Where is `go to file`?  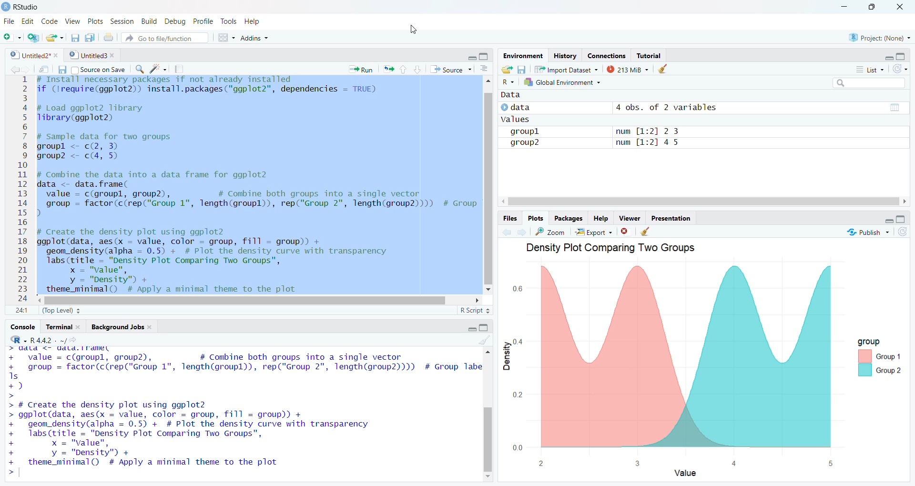 go to file is located at coordinates (163, 38).